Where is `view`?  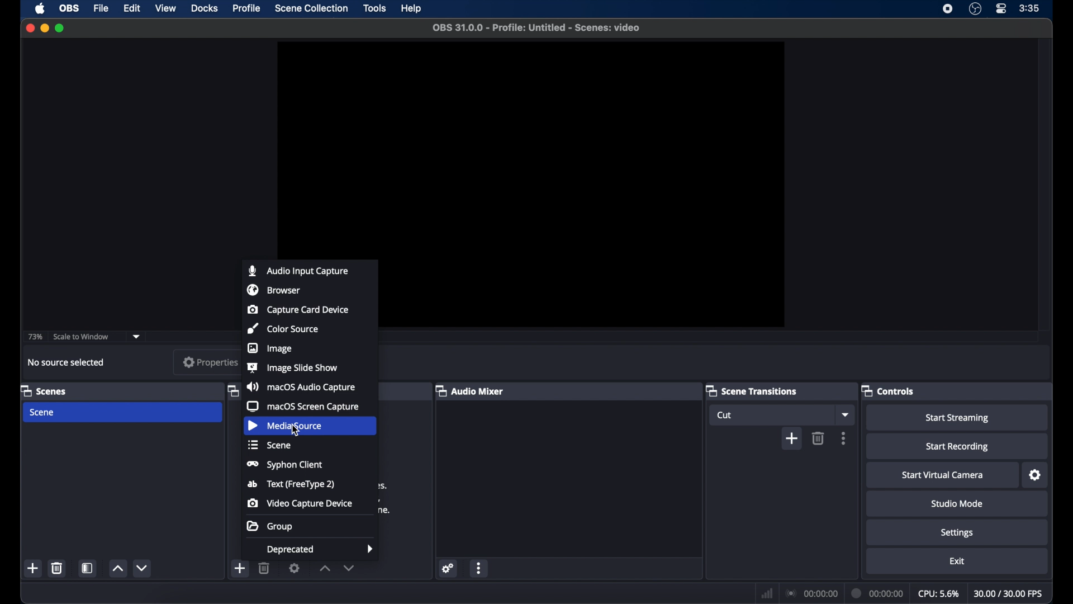 view is located at coordinates (167, 9).